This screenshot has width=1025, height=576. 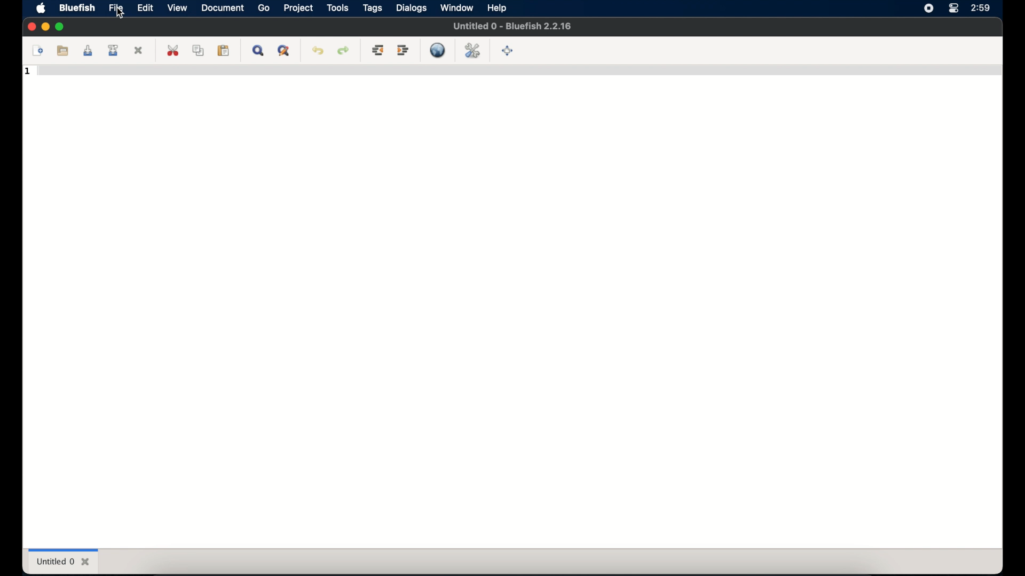 What do you see at coordinates (258, 51) in the screenshot?
I see `show find bar` at bounding box center [258, 51].